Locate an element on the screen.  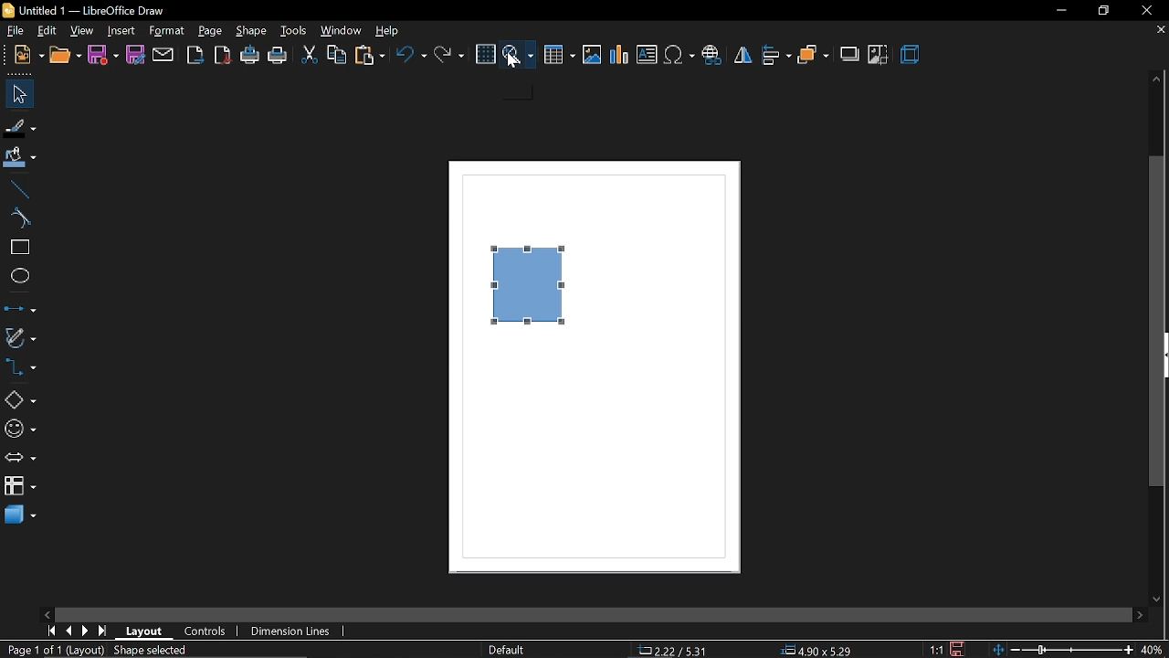
vertical scrollbar is located at coordinates (1156, 324).